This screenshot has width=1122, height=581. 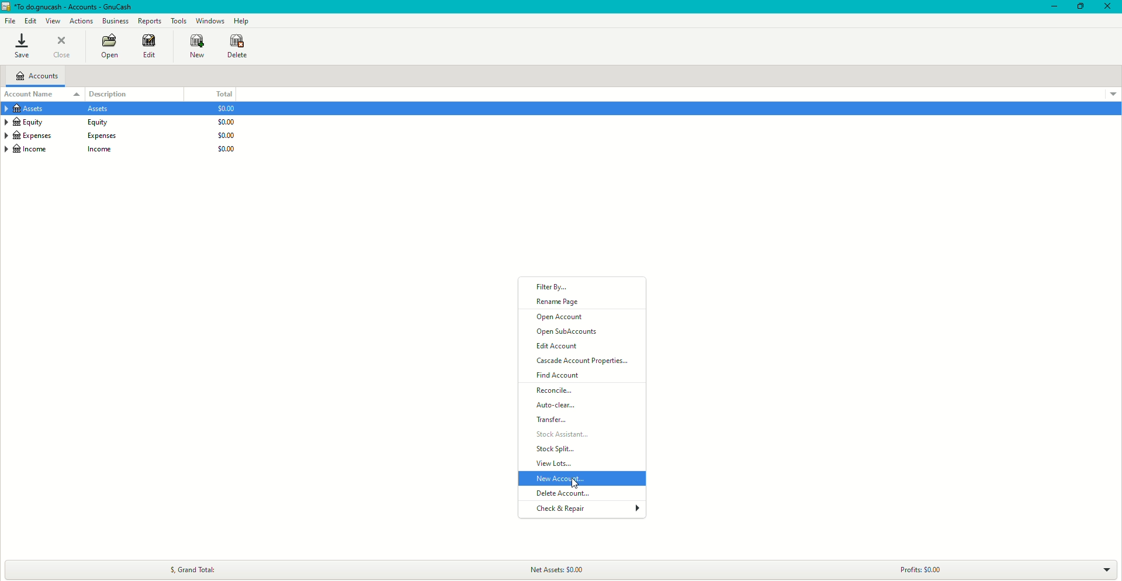 I want to click on Grand Total, so click(x=191, y=568).